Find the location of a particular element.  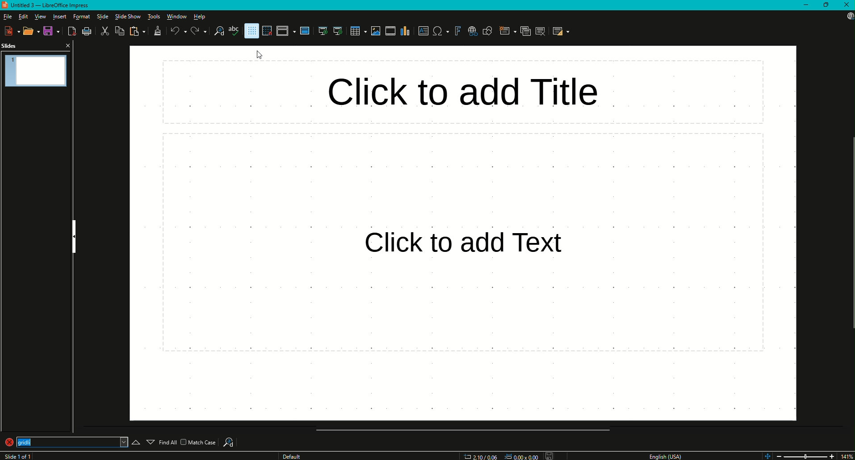

Cut is located at coordinates (104, 31).